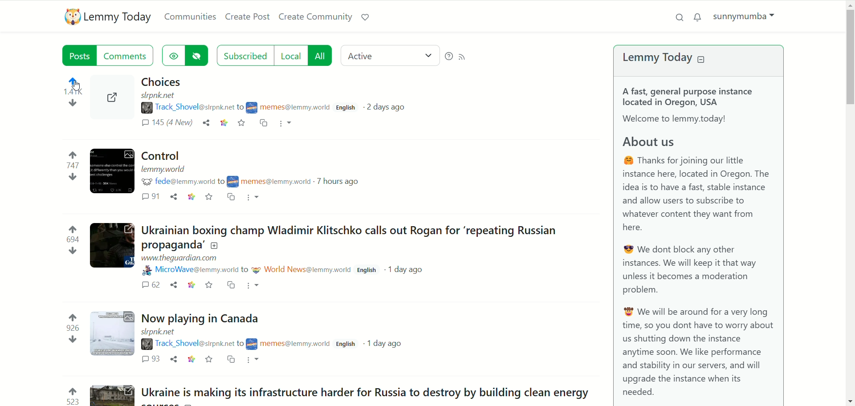 This screenshot has height=406, width=855. What do you see at coordinates (252, 107) in the screenshot?
I see `poster image` at bounding box center [252, 107].